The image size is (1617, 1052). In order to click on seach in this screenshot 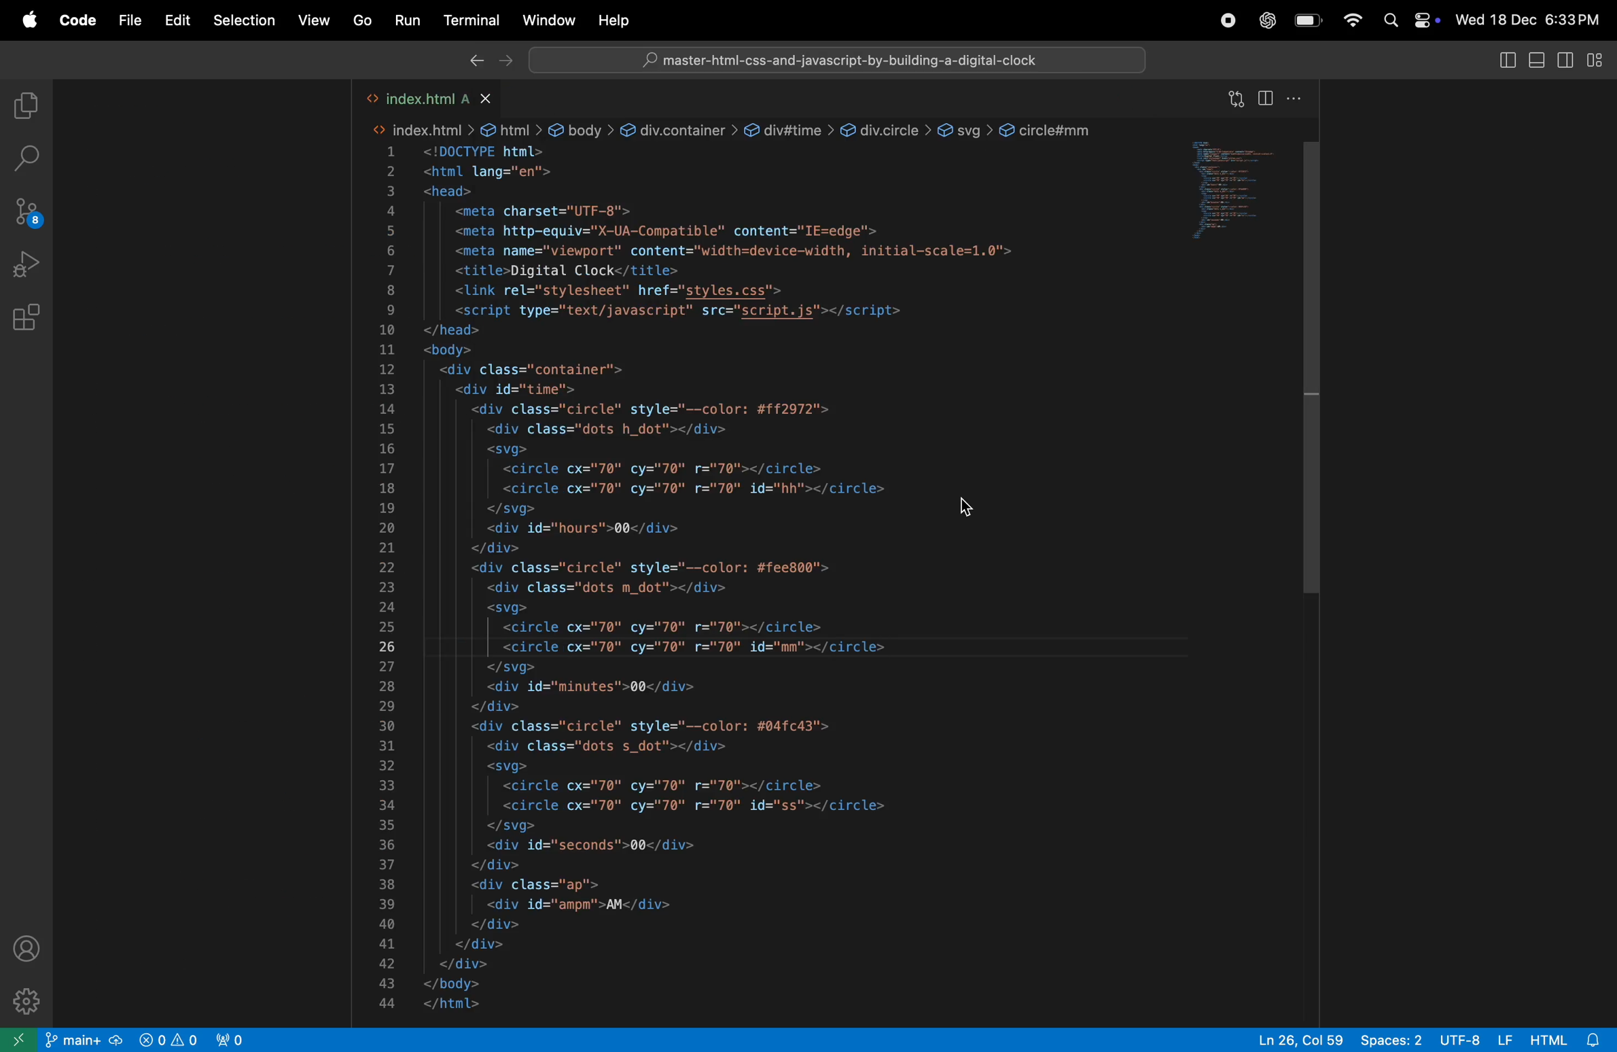, I will do `click(26, 158)`.